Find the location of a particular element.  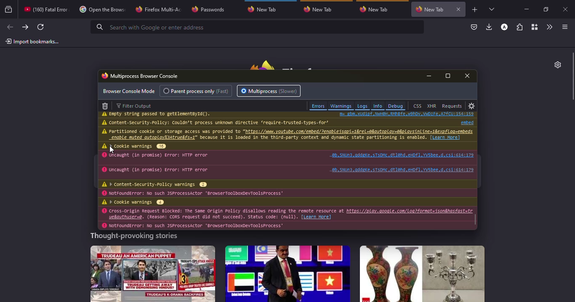

close is located at coordinates (459, 9).